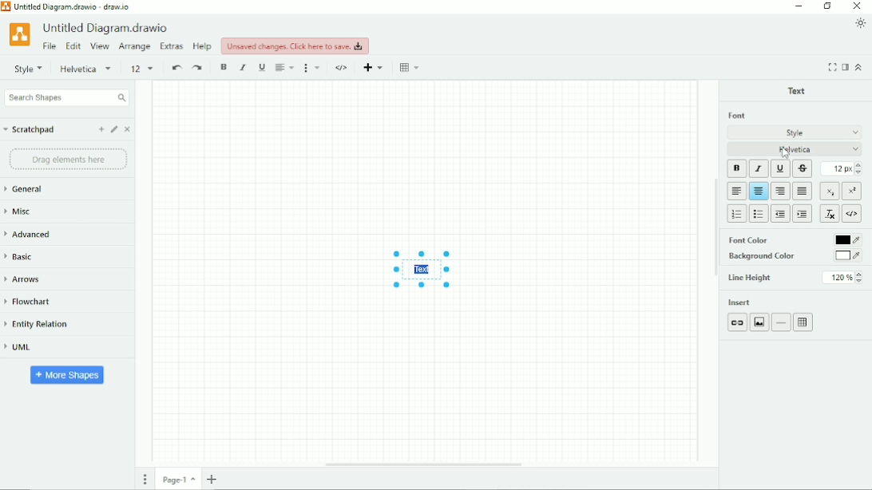  I want to click on Bulleted list, so click(759, 214).